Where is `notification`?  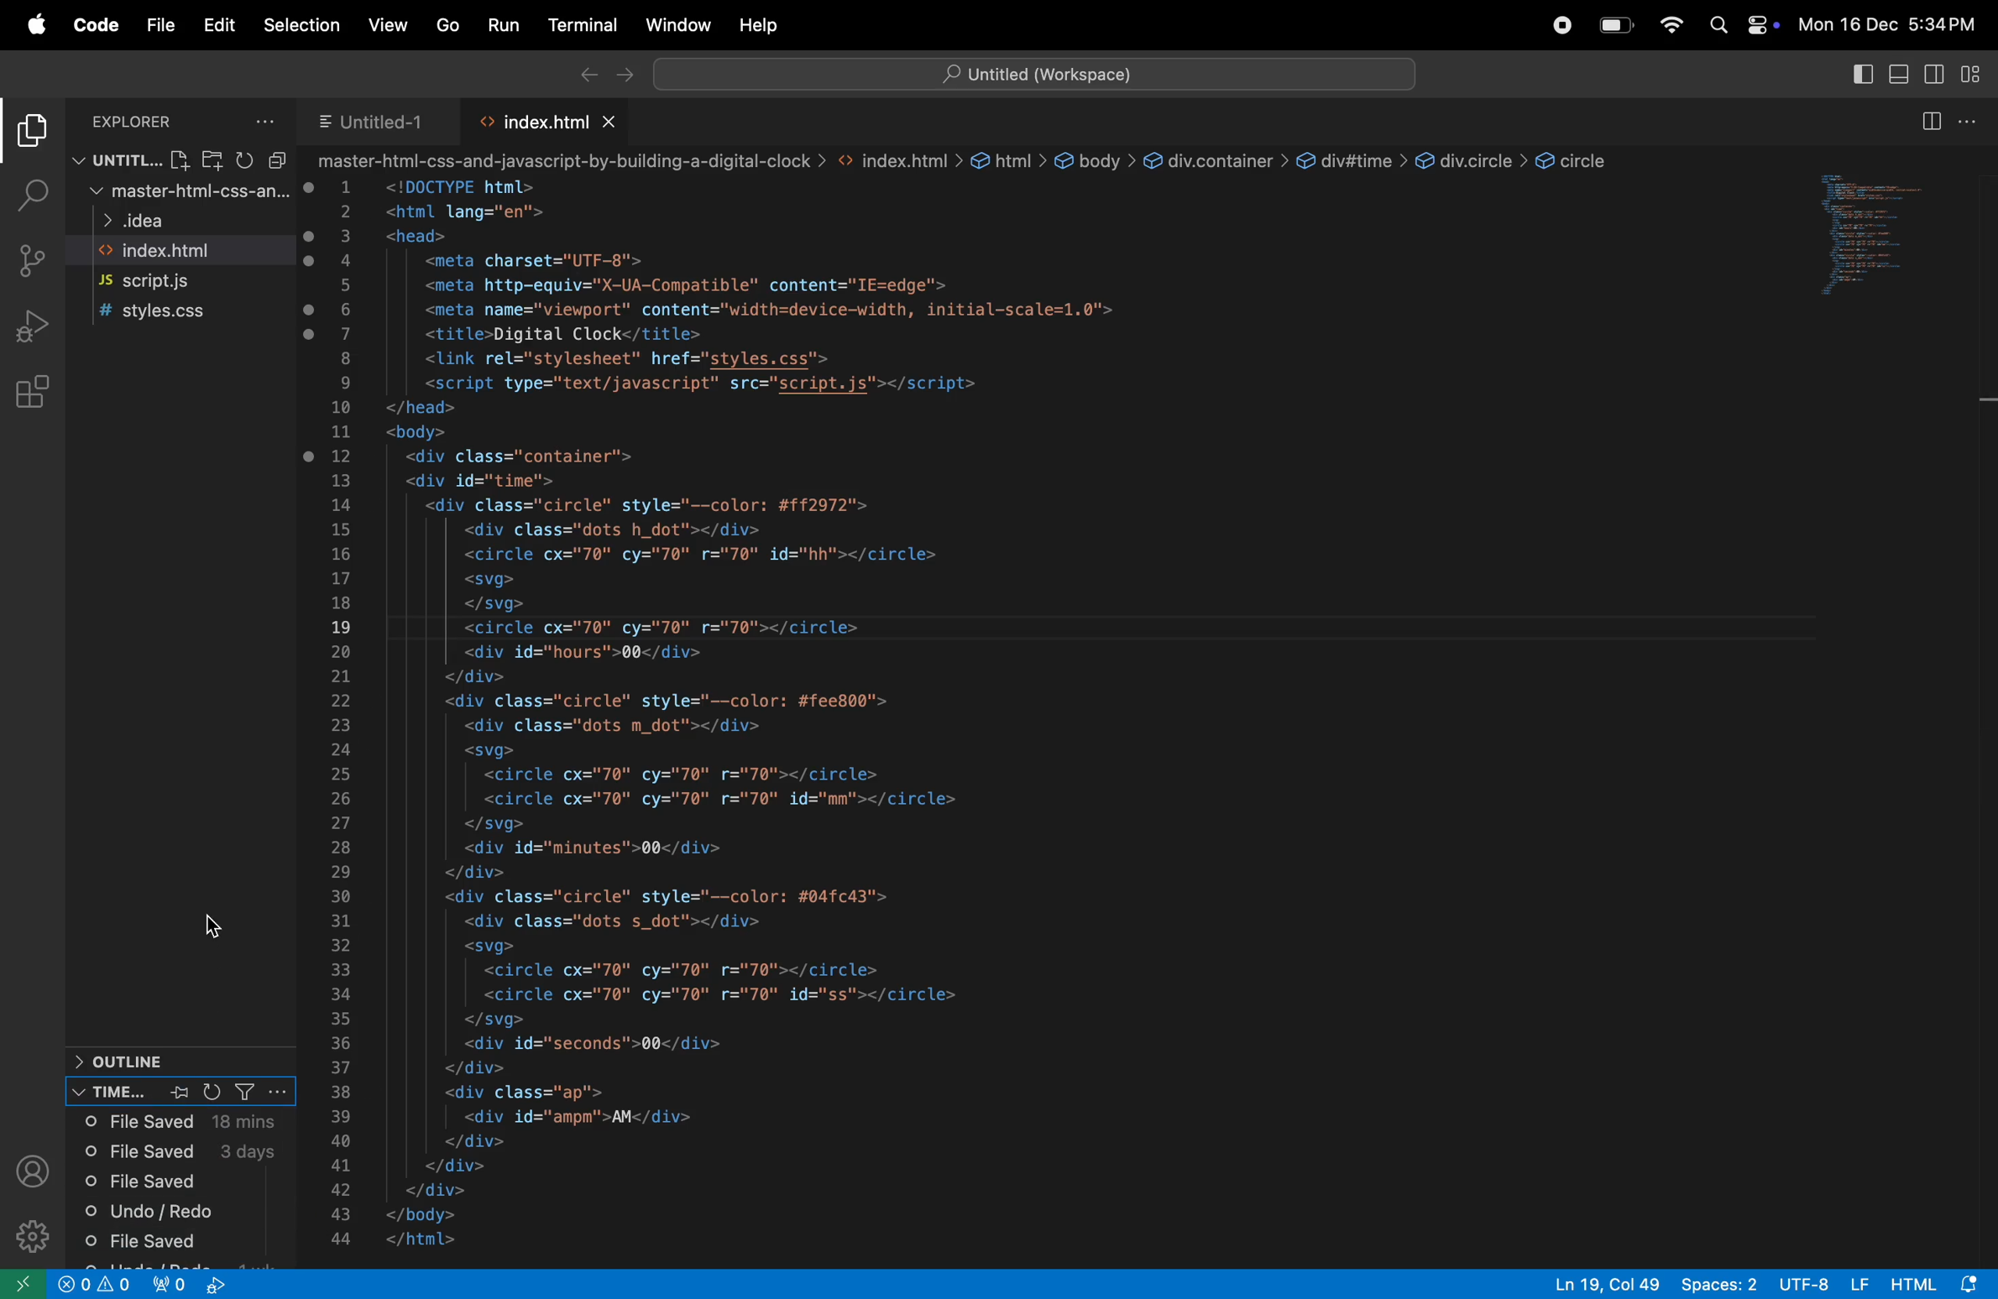 notification is located at coordinates (1972, 1284).